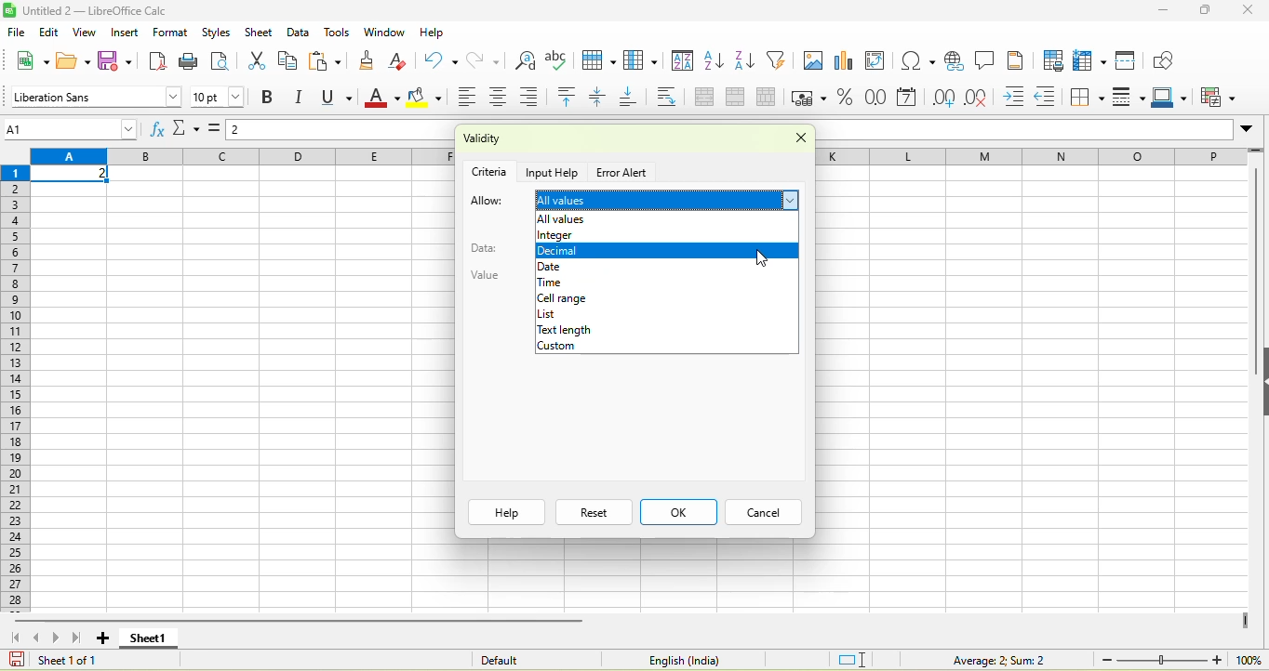 The height and width of the screenshot is (671, 1269). What do you see at coordinates (382, 99) in the screenshot?
I see `font color` at bounding box center [382, 99].